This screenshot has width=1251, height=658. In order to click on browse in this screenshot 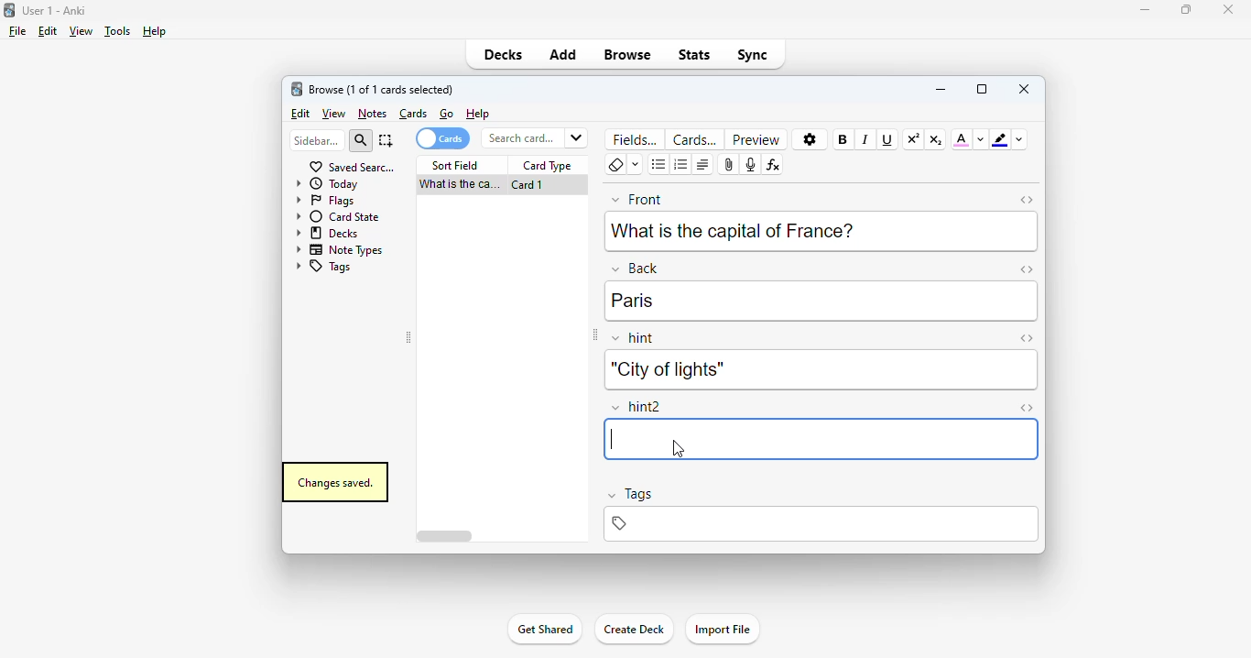, I will do `click(627, 54)`.